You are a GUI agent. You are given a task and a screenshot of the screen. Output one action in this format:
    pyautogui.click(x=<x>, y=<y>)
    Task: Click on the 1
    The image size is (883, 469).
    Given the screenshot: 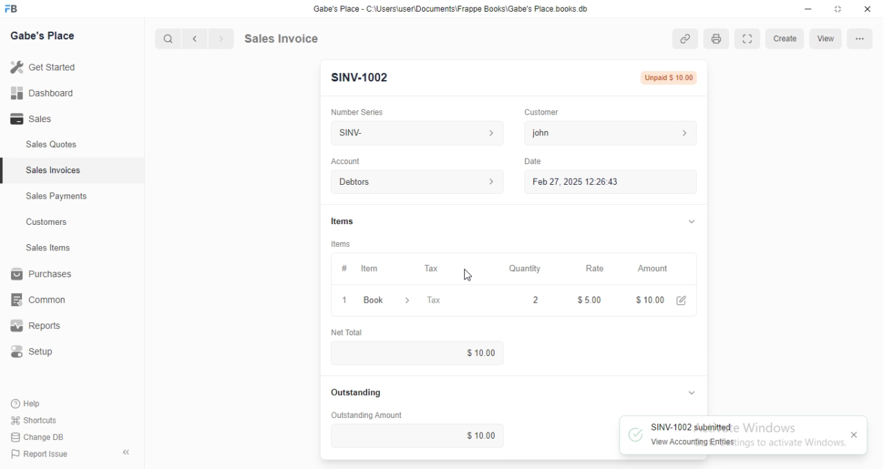 What is the action you would take?
    pyautogui.click(x=346, y=299)
    